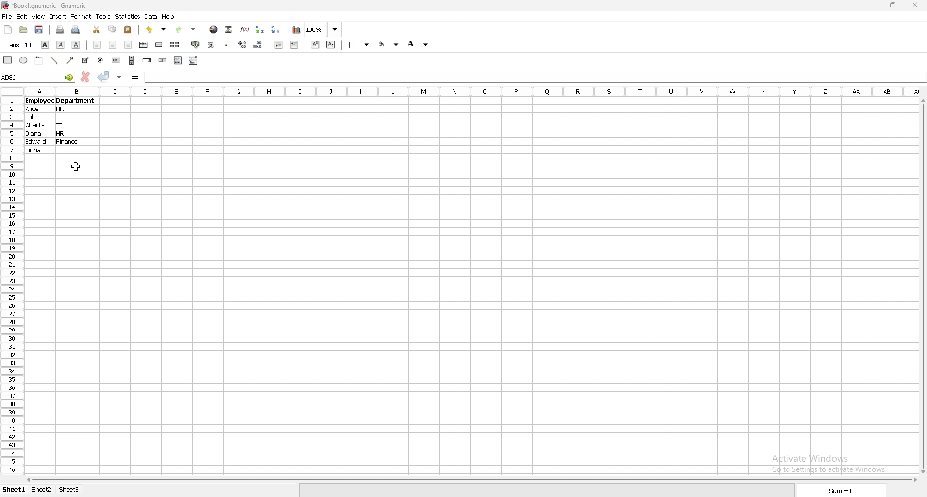 This screenshot has height=497, width=927. Describe the element at coordinates (34, 135) in the screenshot. I see `diana` at that location.